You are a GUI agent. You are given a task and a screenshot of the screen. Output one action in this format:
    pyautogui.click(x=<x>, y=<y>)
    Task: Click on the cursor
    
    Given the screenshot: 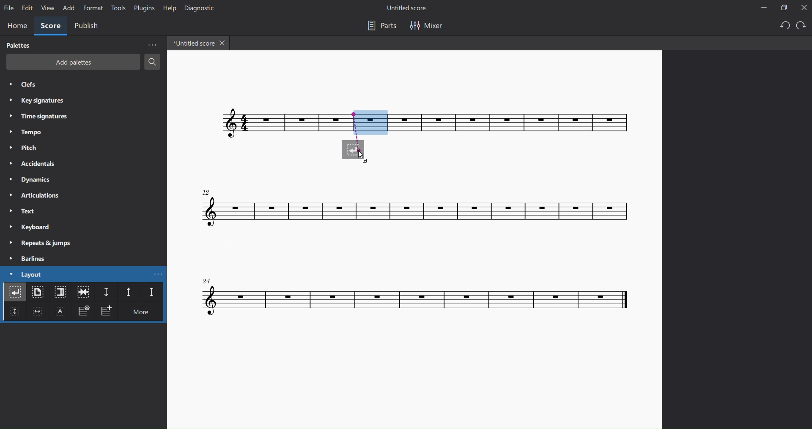 What is the action you would take?
    pyautogui.click(x=365, y=157)
    